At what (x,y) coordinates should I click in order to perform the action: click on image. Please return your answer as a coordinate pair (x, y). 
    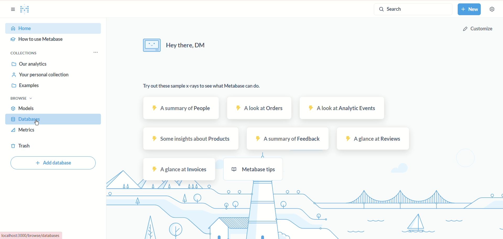
    Looking at the image, I should click on (152, 45).